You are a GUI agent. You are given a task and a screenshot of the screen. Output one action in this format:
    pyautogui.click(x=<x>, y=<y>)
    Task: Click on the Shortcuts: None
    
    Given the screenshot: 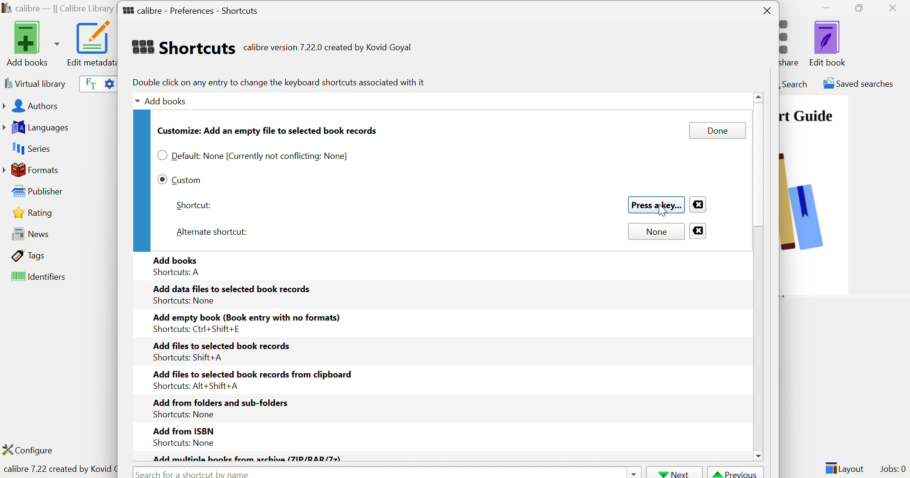 What is the action you would take?
    pyautogui.click(x=182, y=415)
    